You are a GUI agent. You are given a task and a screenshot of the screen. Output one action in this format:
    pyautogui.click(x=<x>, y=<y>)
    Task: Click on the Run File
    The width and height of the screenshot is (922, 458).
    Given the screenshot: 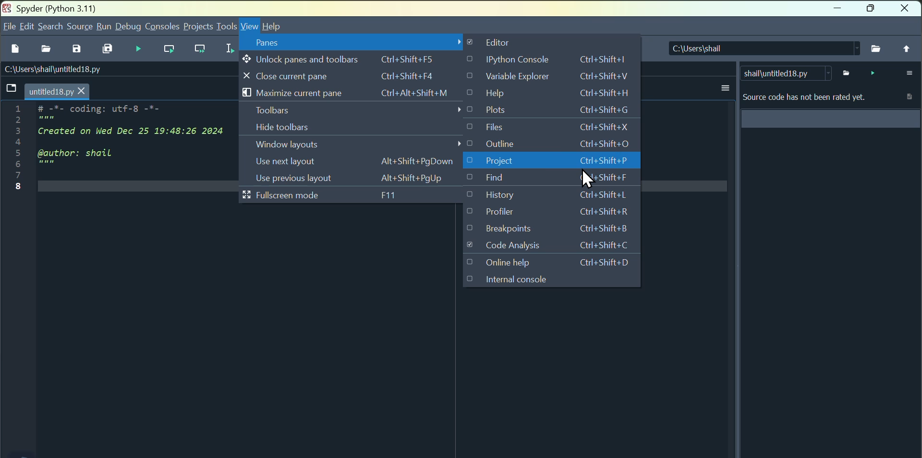 What is the action you would take?
    pyautogui.click(x=172, y=49)
    